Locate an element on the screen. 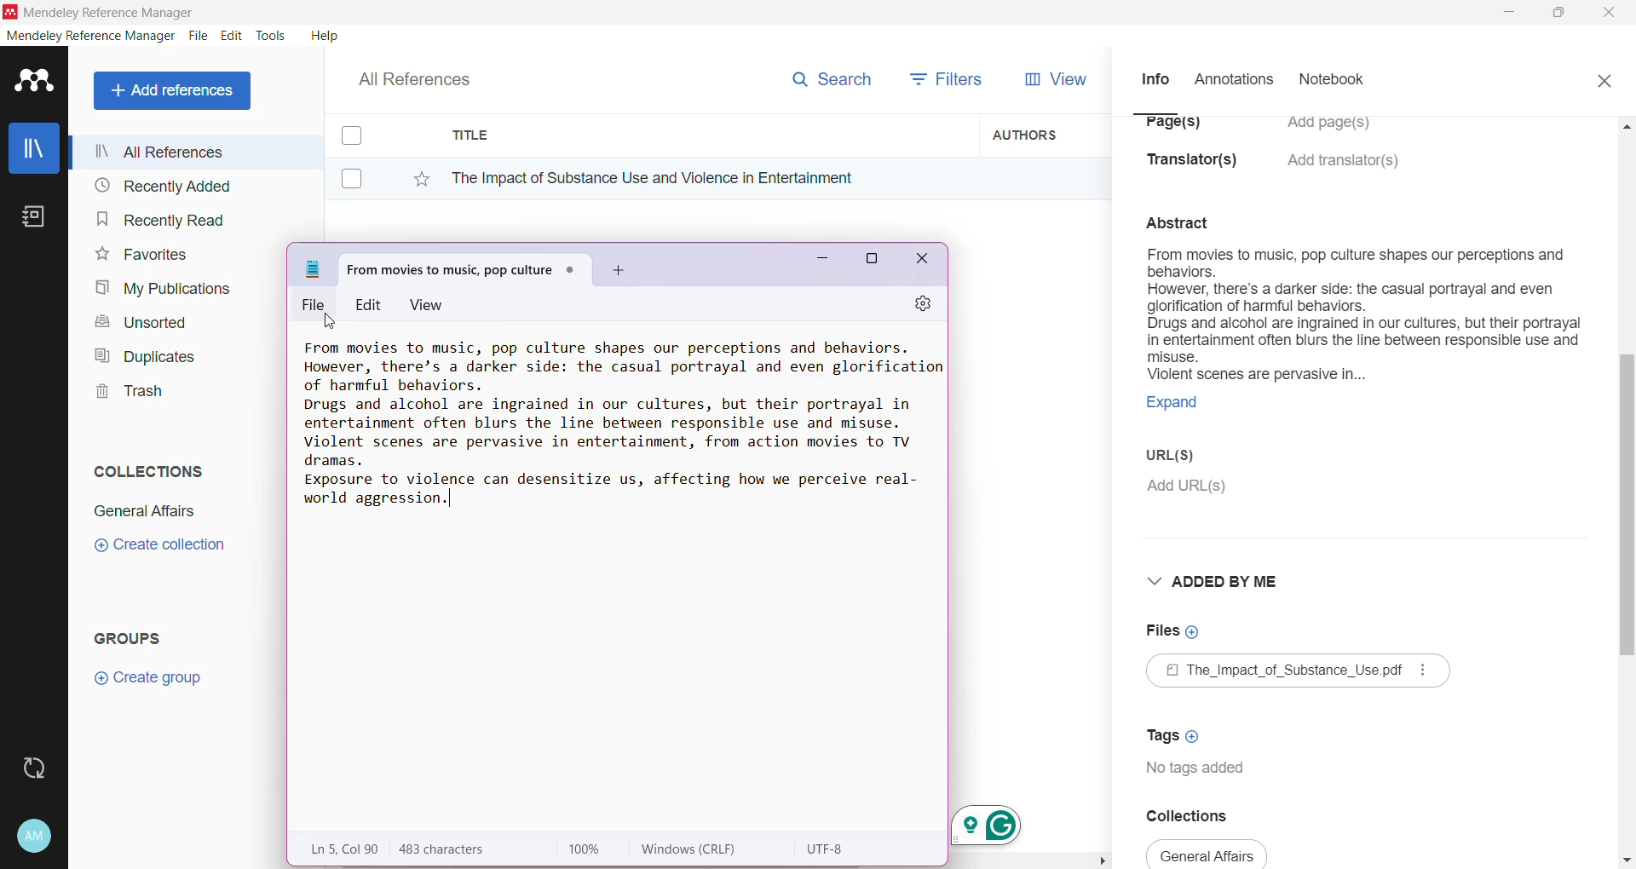 The width and height of the screenshot is (1636, 869). Last Sync is located at coordinates (41, 766).